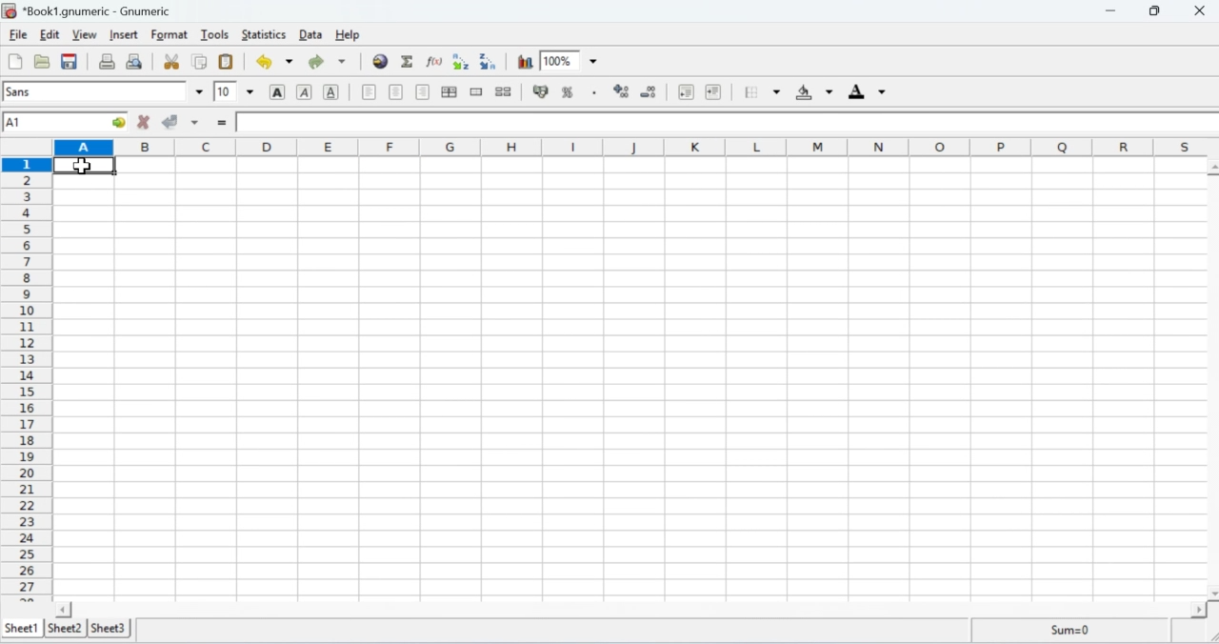  Describe the element at coordinates (180, 124) in the screenshot. I see `Accept change` at that location.